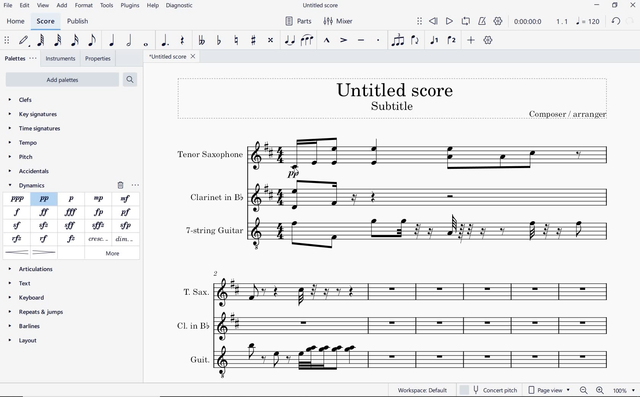  Describe the element at coordinates (431, 196) in the screenshot. I see `clarinet in b` at that location.